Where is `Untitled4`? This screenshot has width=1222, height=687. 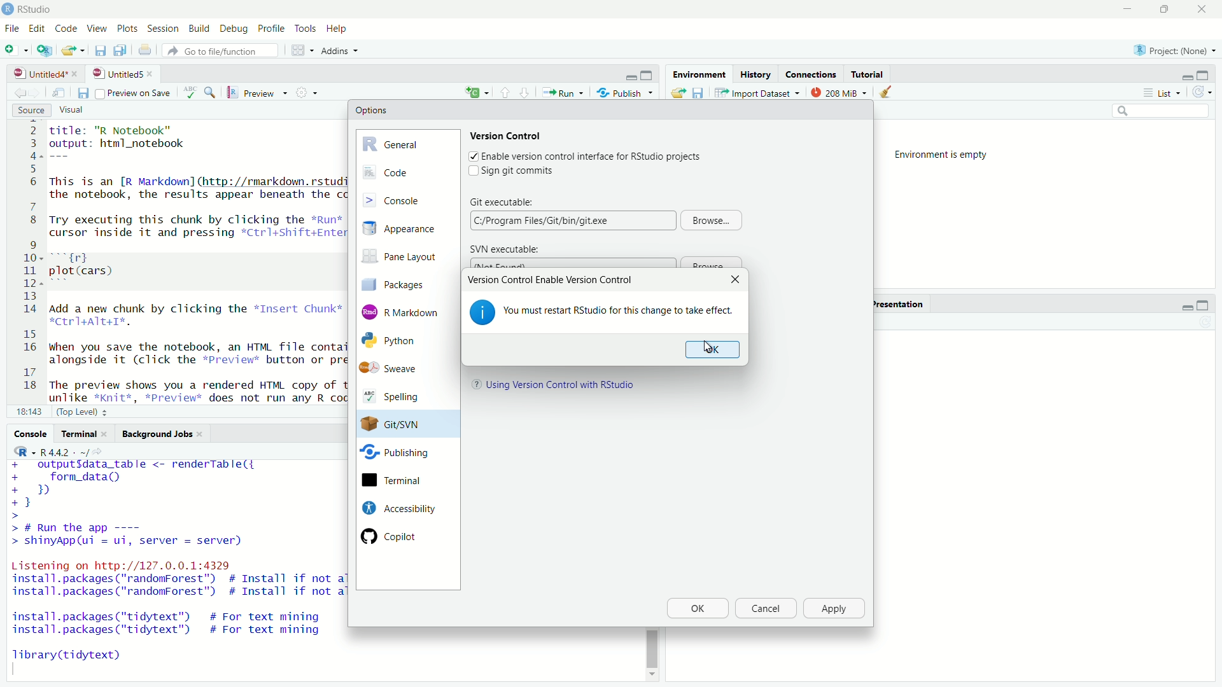 Untitled4 is located at coordinates (36, 74).